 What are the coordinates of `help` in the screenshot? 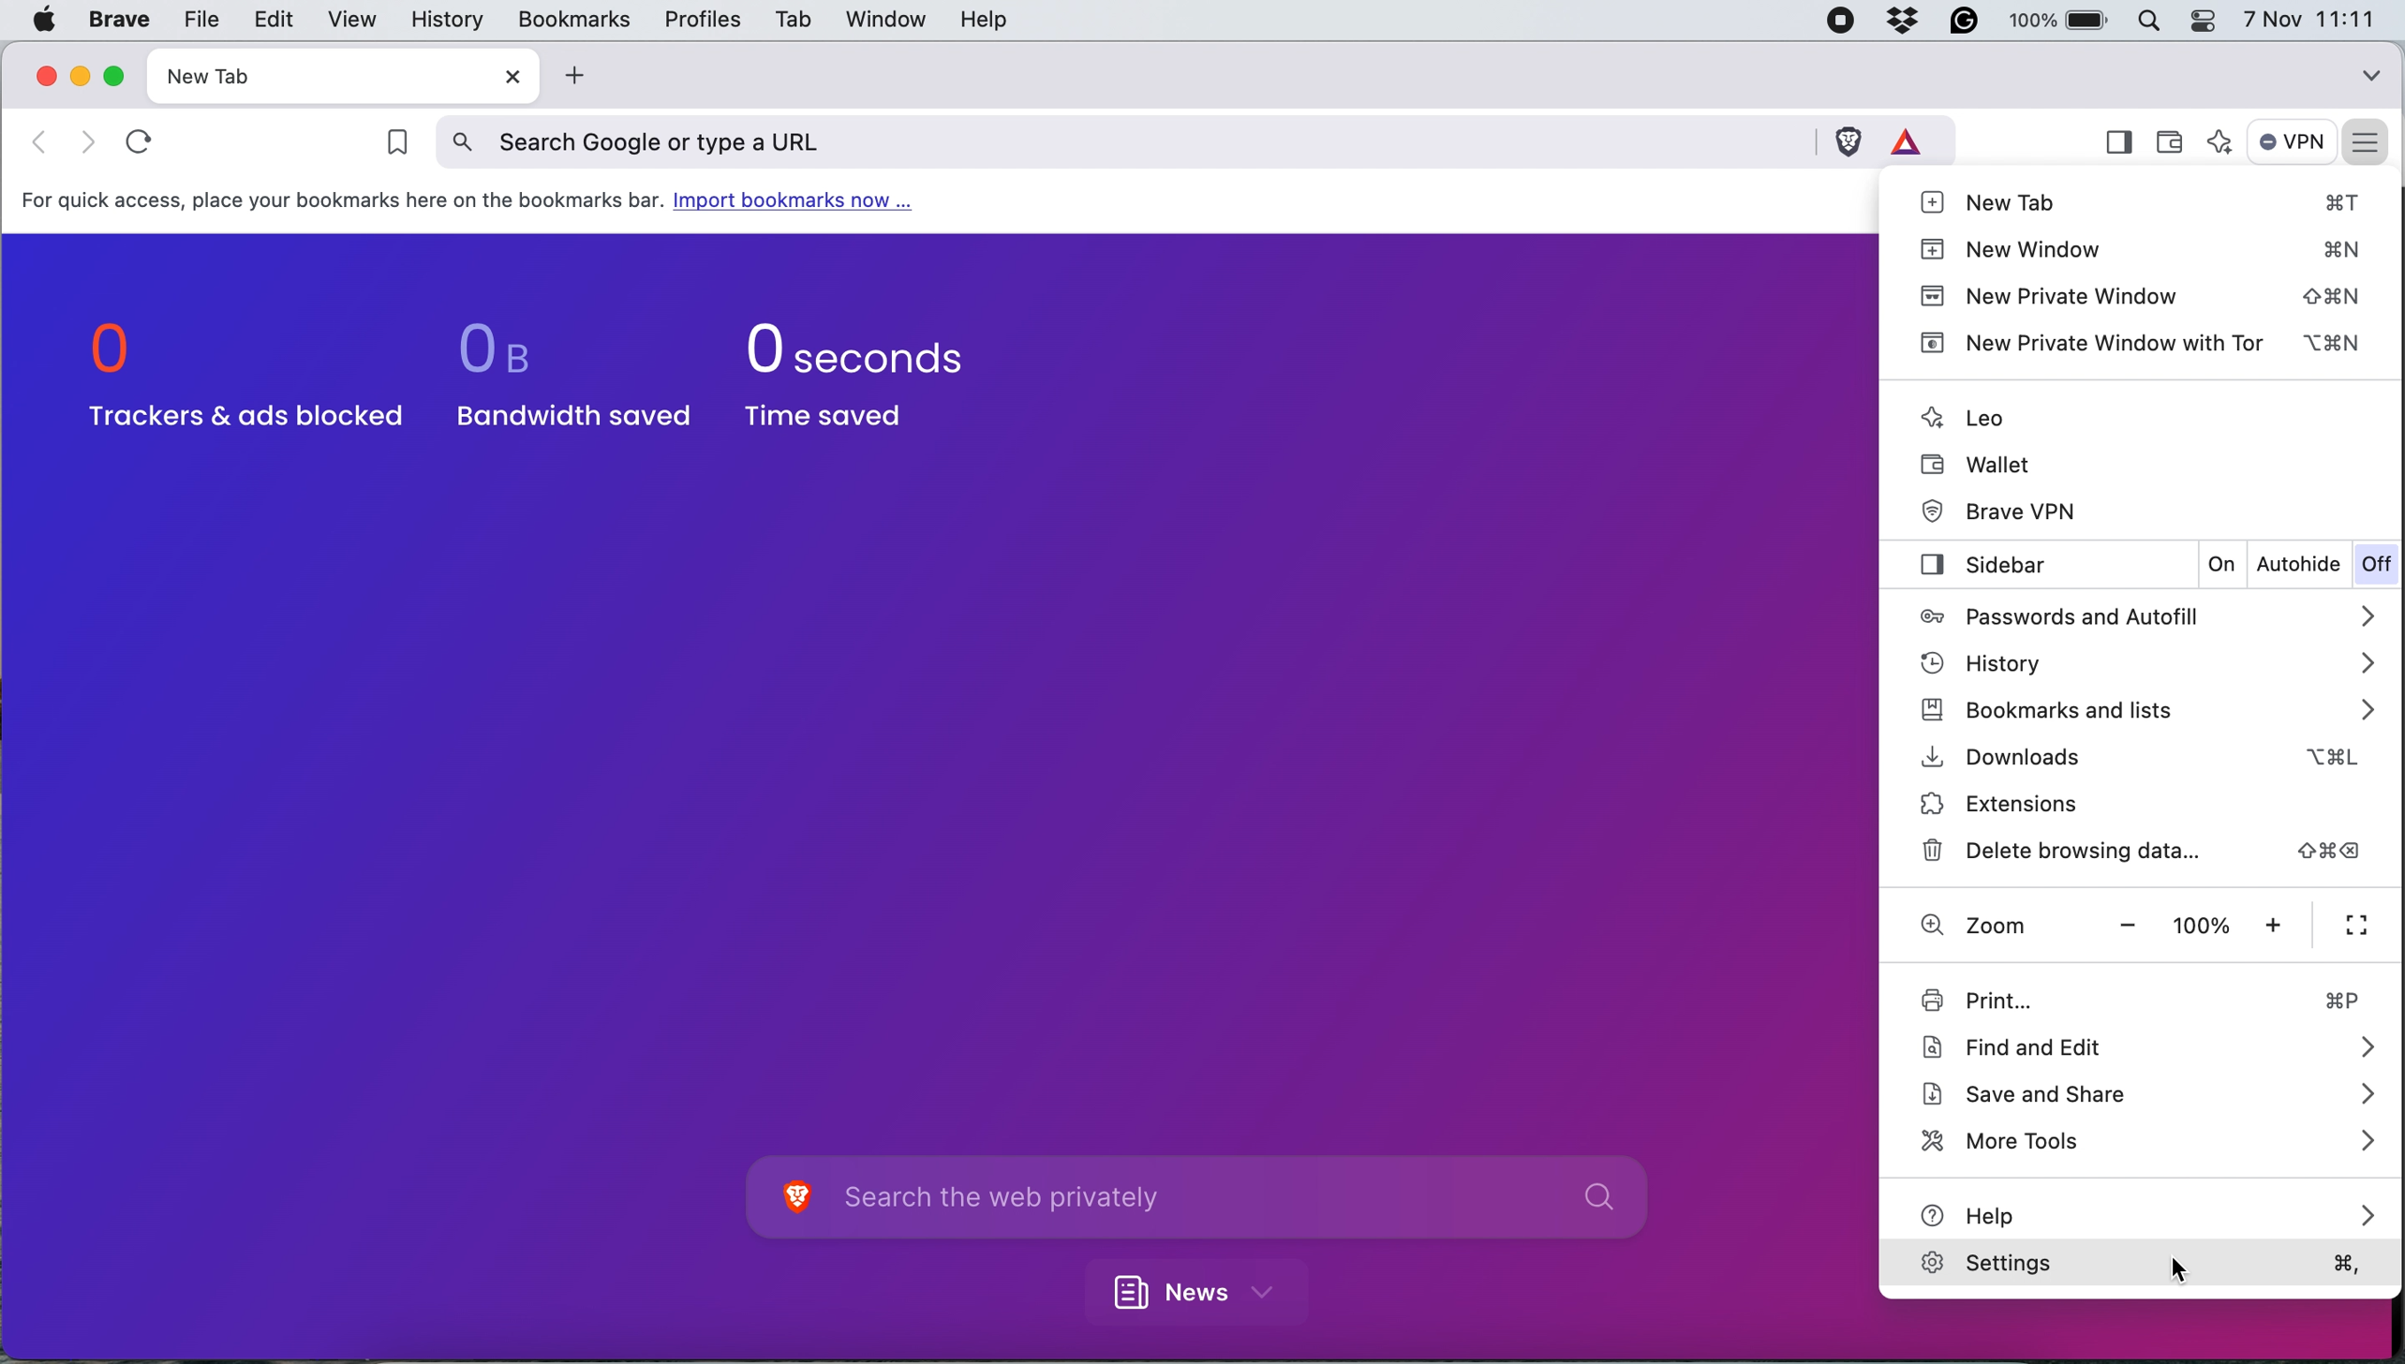 It's located at (984, 22).